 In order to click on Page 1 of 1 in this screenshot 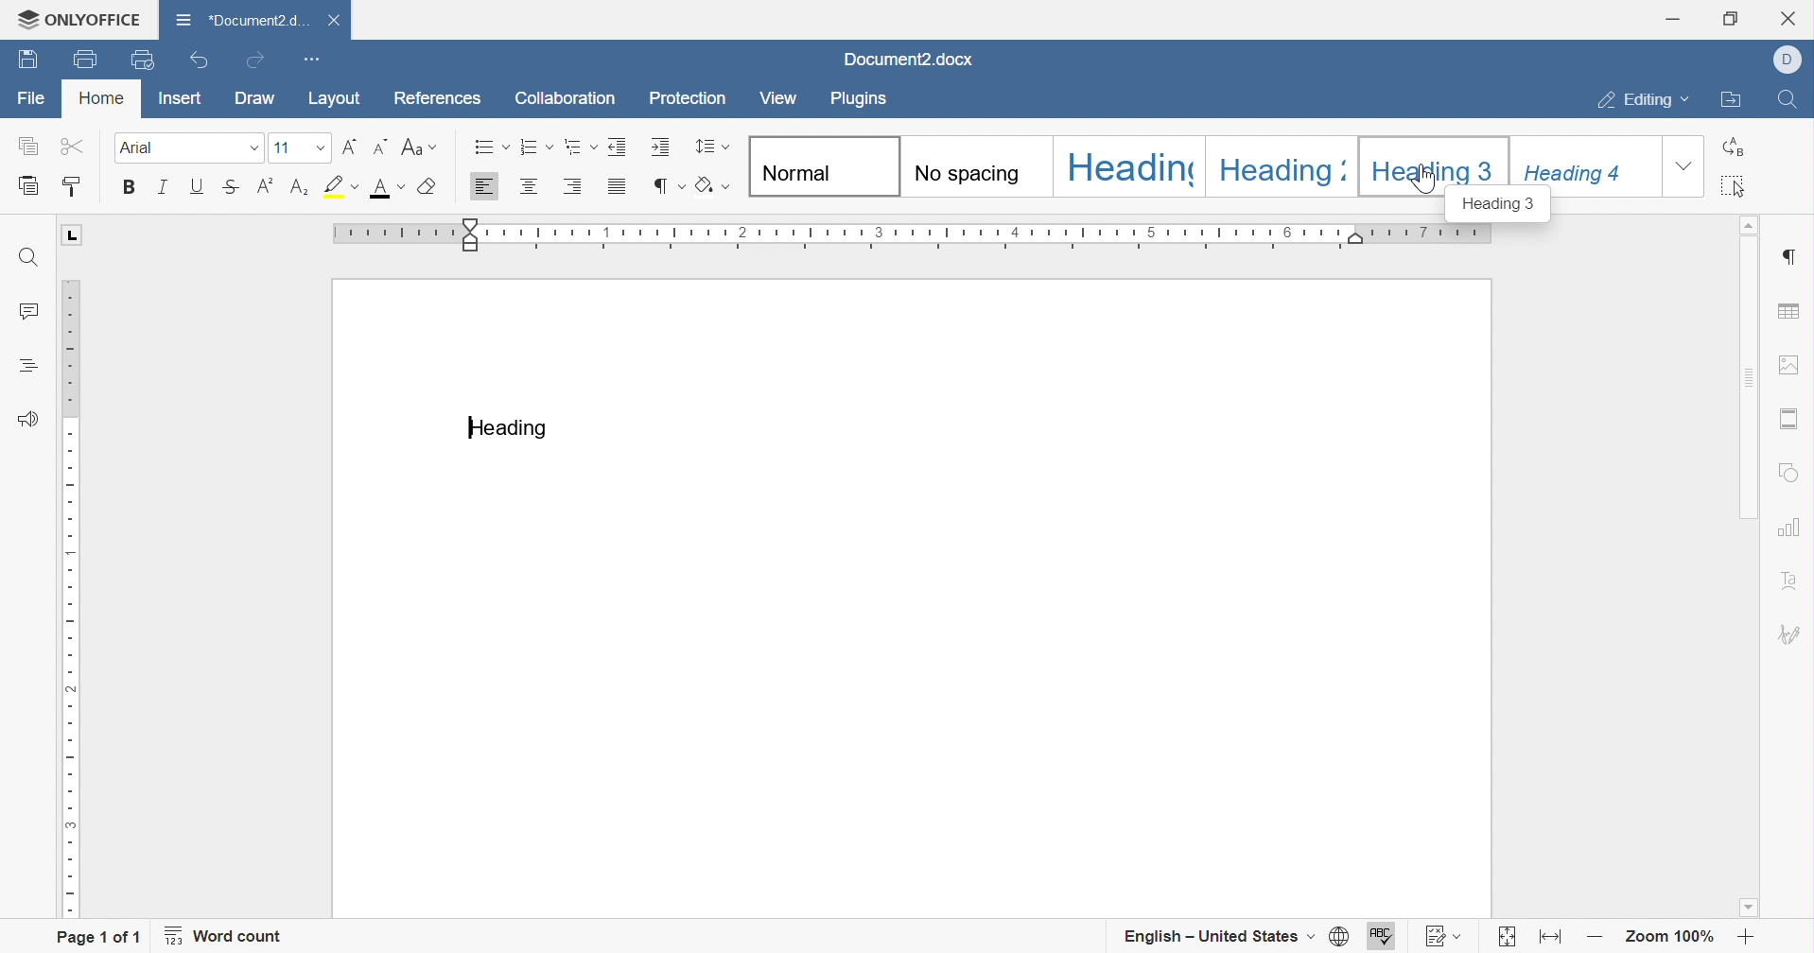, I will do `click(97, 938)`.